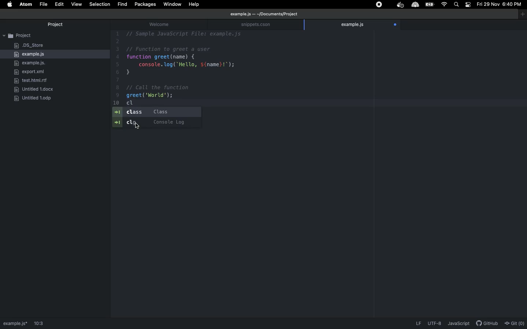 The height and width of the screenshot is (329, 527). I want to click on Code, so click(194, 64).